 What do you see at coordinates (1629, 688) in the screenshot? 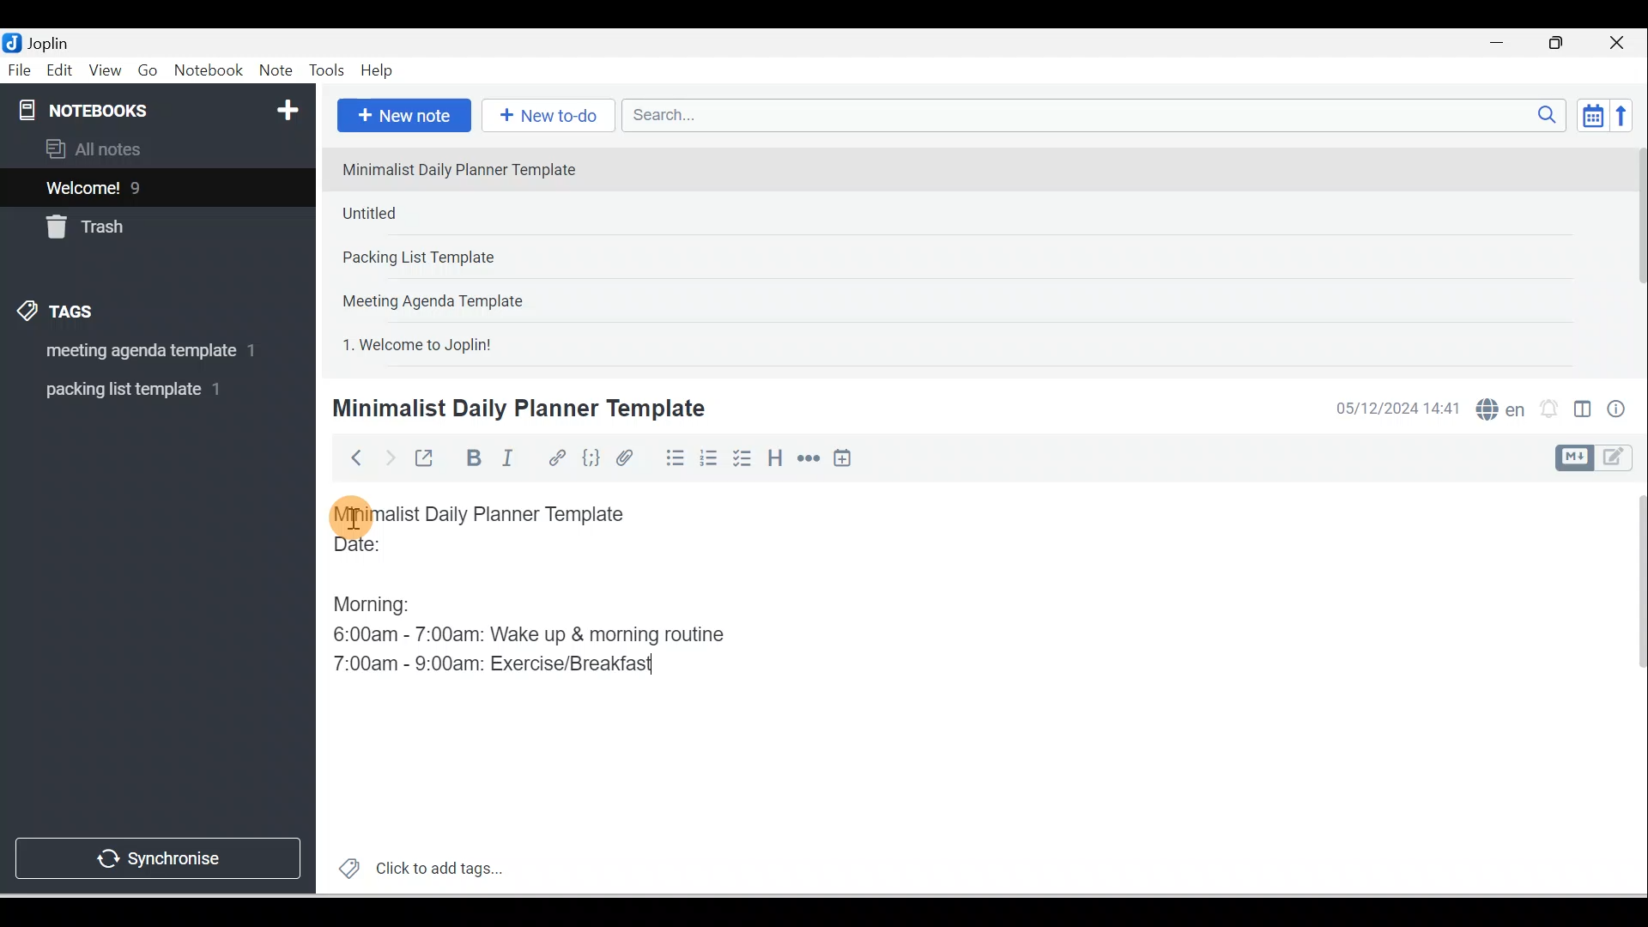
I see `Scroll bar` at bounding box center [1629, 688].